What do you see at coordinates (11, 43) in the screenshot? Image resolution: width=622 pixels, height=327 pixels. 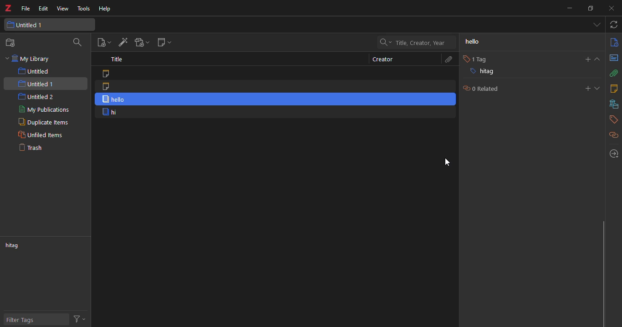 I see `new collection` at bounding box center [11, 43].